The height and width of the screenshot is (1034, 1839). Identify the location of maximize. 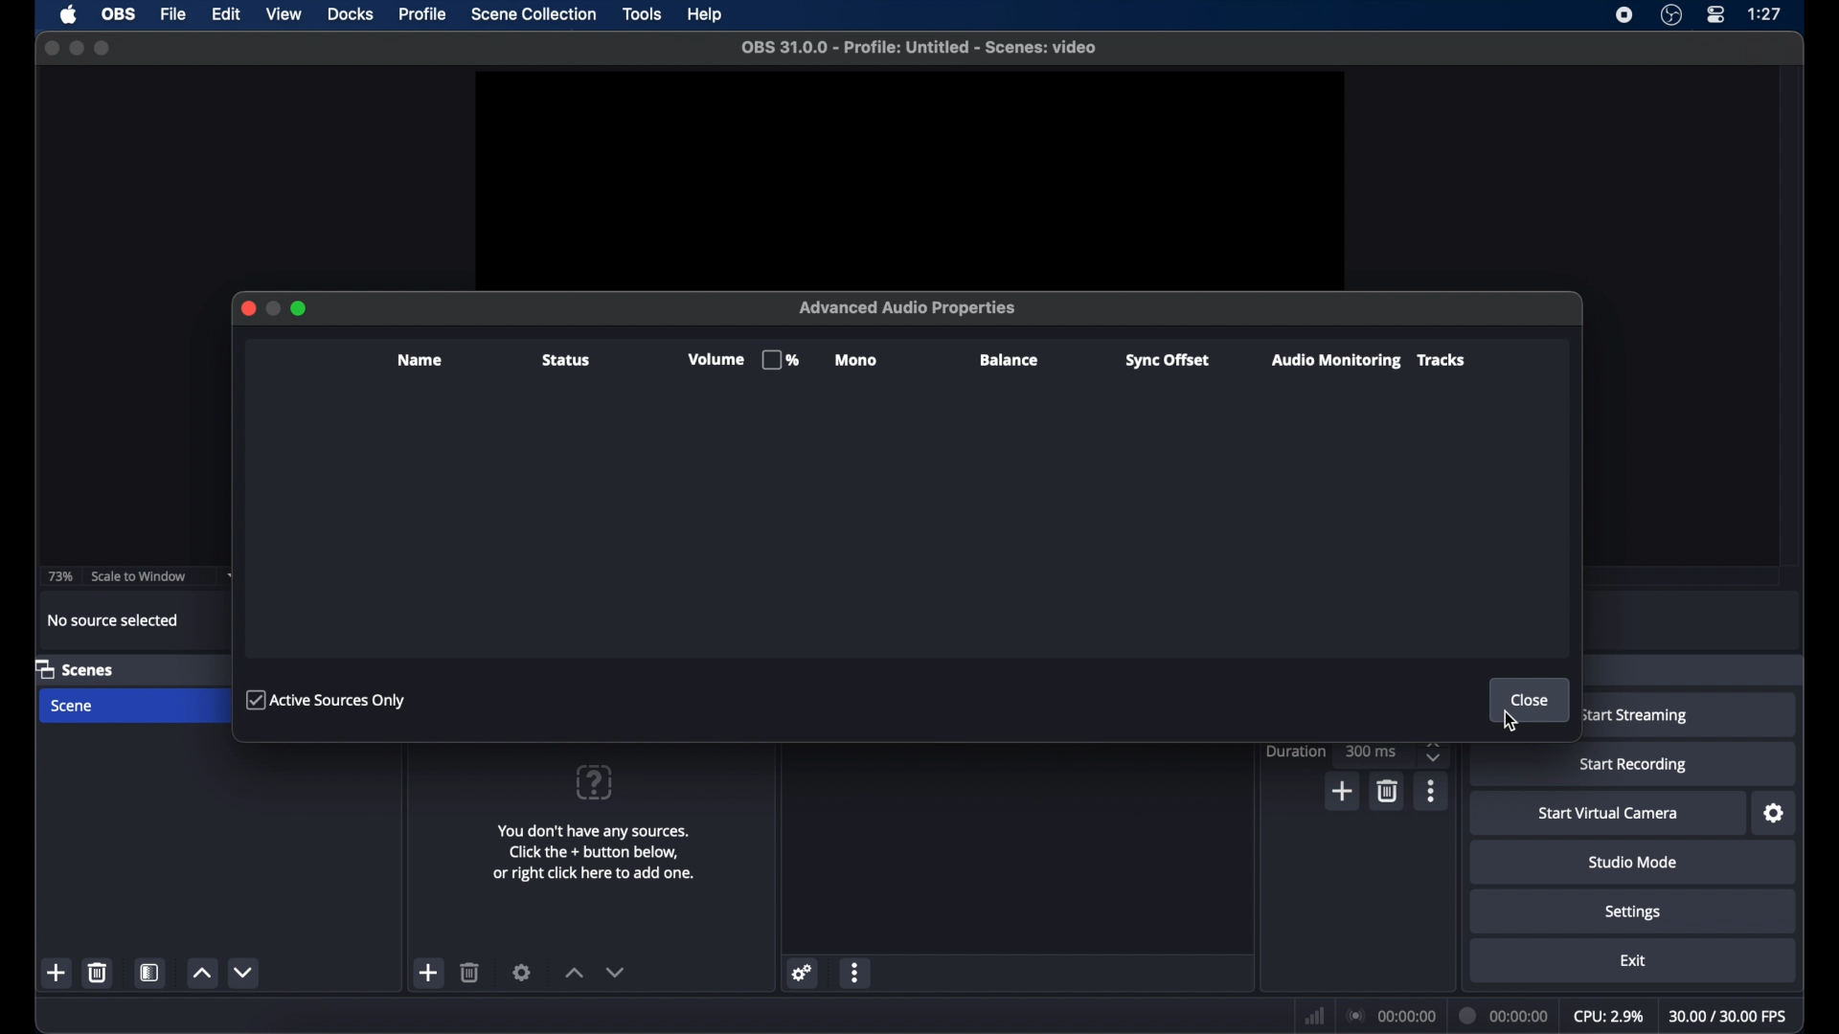
(104, 48).